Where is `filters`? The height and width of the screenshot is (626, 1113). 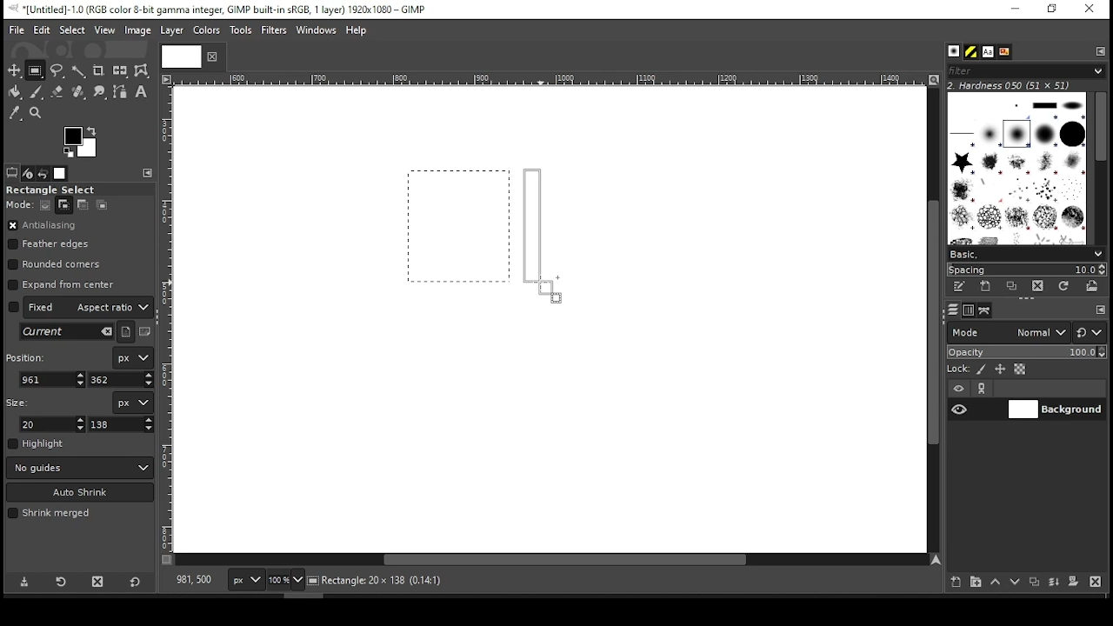 filters is located at coordinates (277, 30).